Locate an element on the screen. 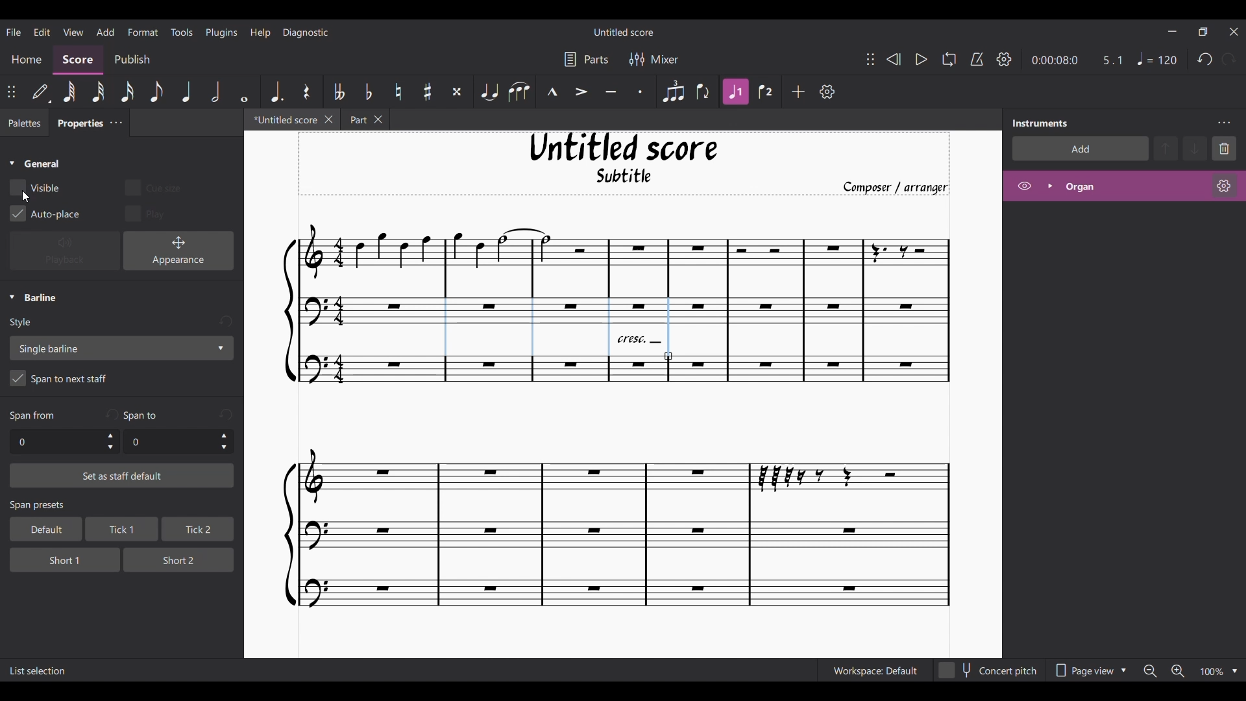 The image size is (1246, 701). Zoom out is located at coordinates (1150, 671).